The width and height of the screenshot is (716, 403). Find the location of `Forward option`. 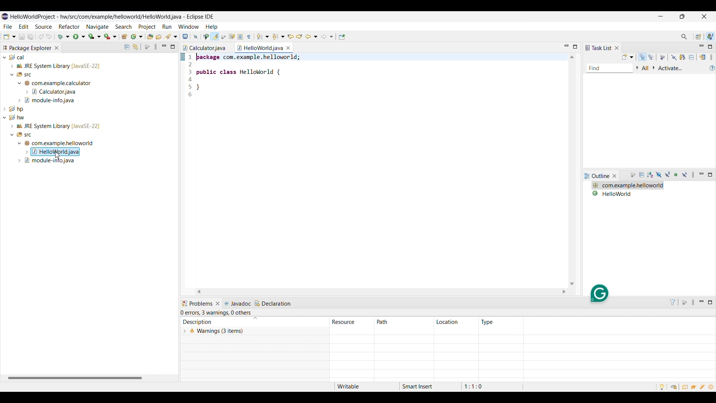

Forward option is located at coordinates (327, 37).